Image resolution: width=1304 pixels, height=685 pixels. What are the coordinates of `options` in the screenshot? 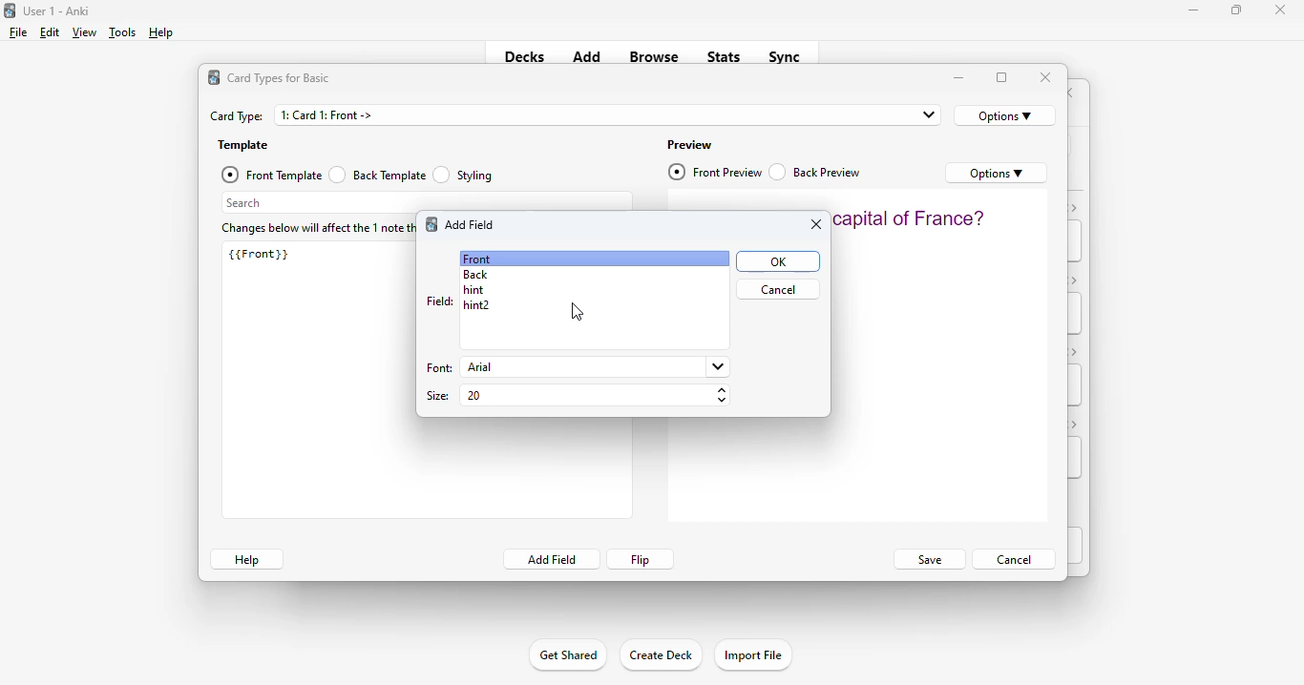 It's located at (1005, 115).